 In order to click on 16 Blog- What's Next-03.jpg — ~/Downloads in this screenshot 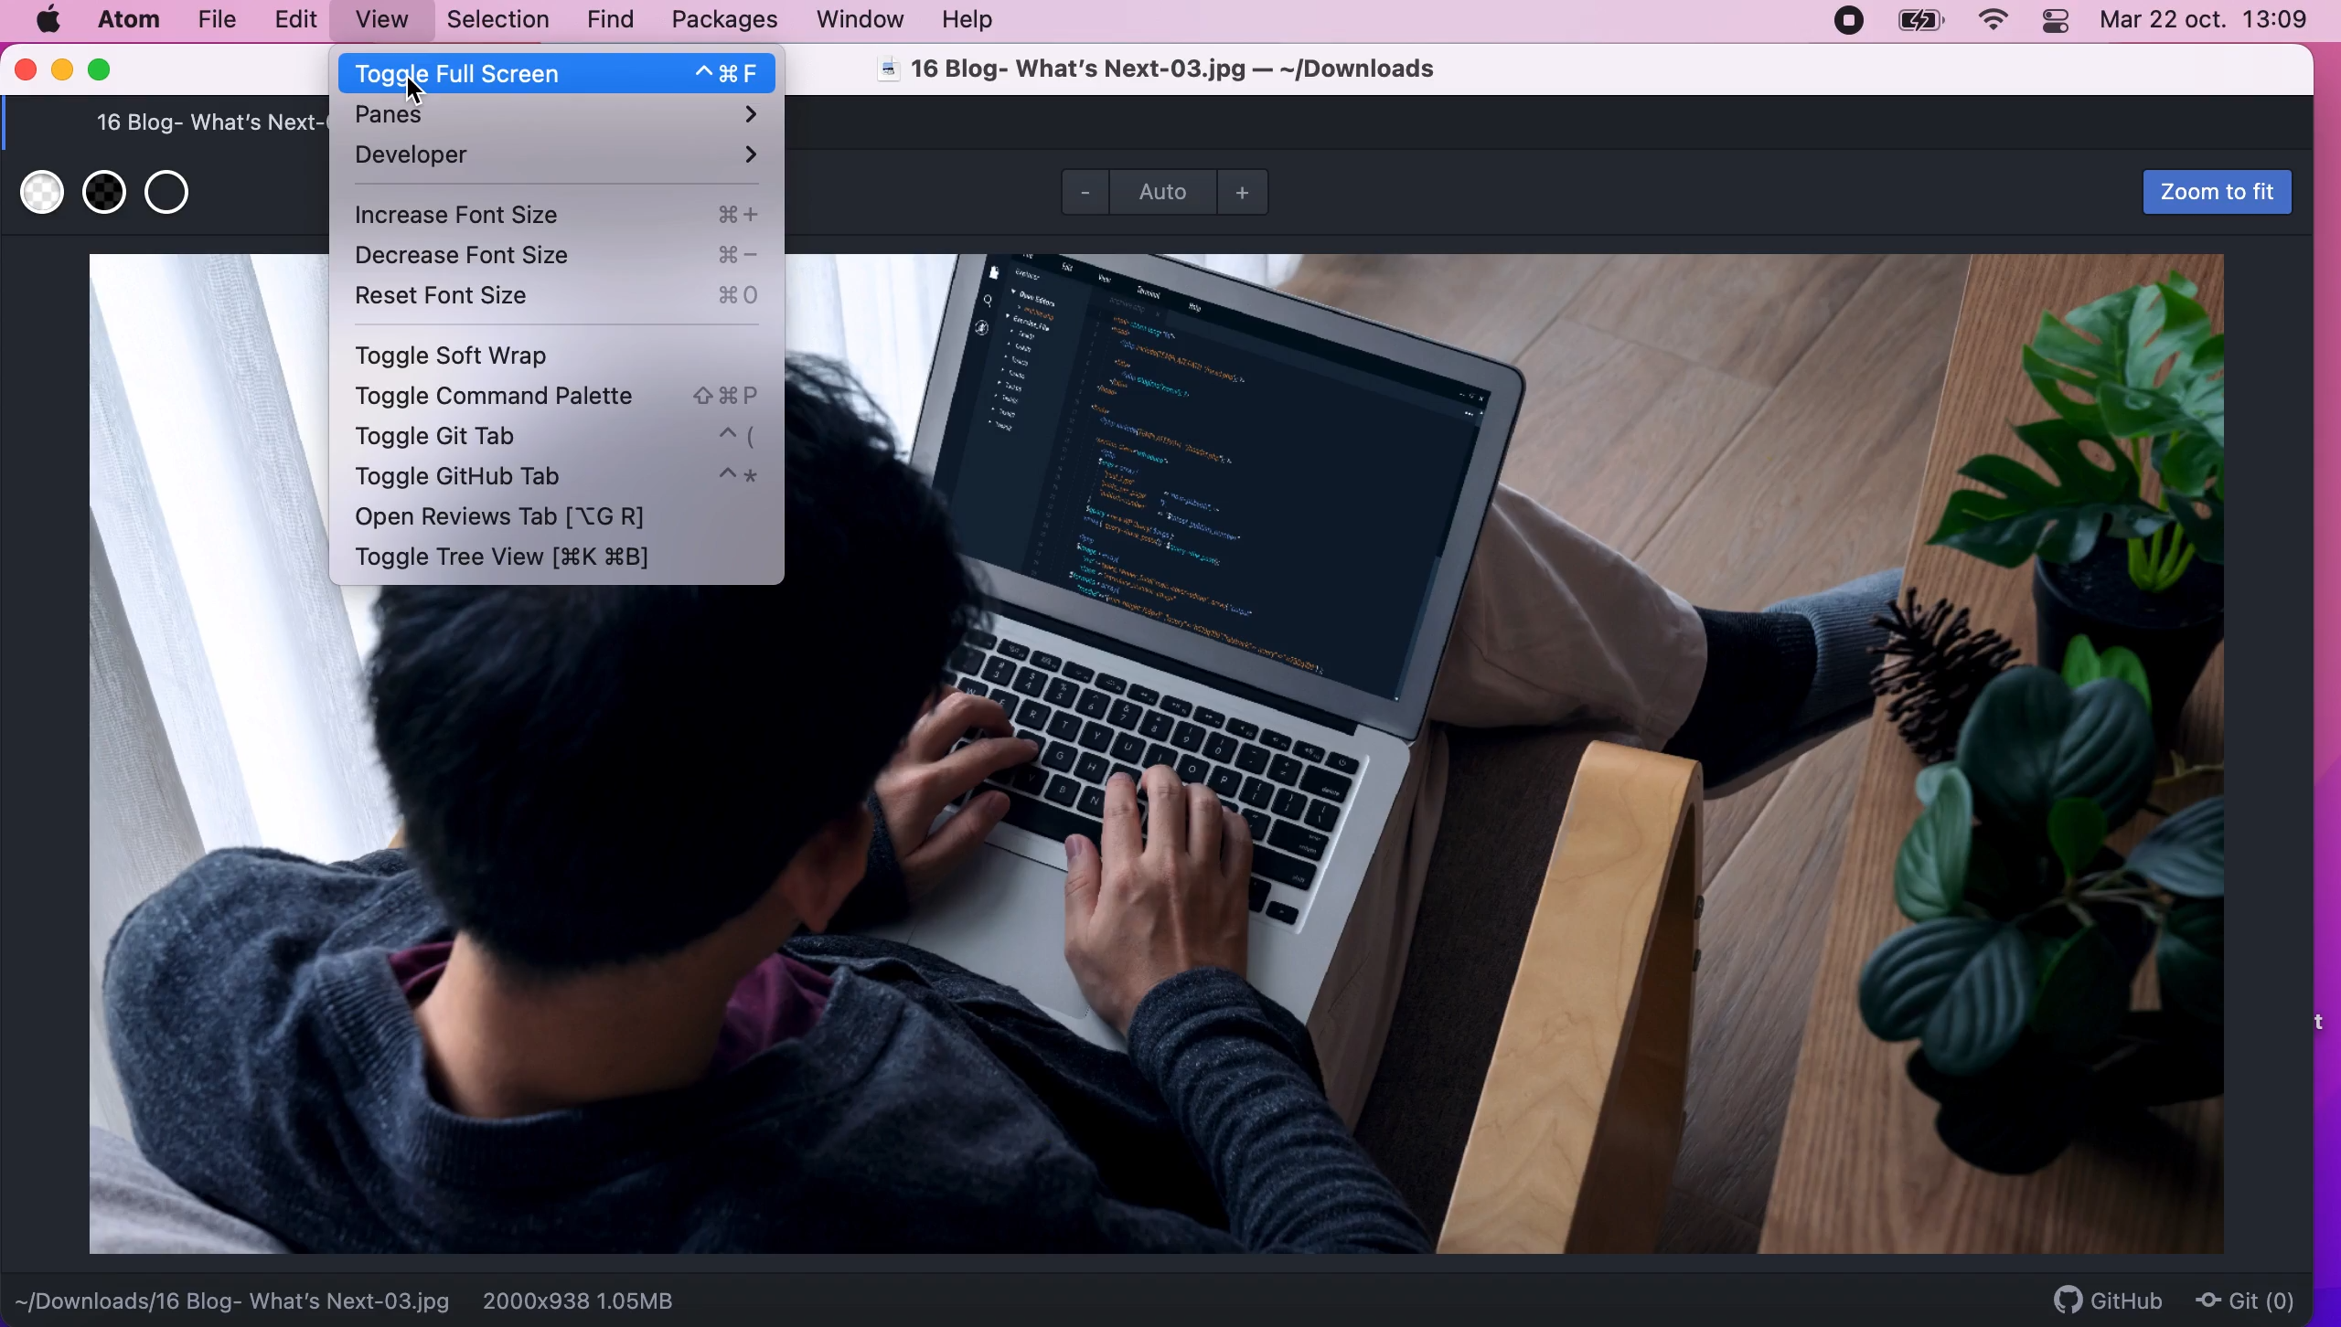, I will do `click(1156, 69)`.